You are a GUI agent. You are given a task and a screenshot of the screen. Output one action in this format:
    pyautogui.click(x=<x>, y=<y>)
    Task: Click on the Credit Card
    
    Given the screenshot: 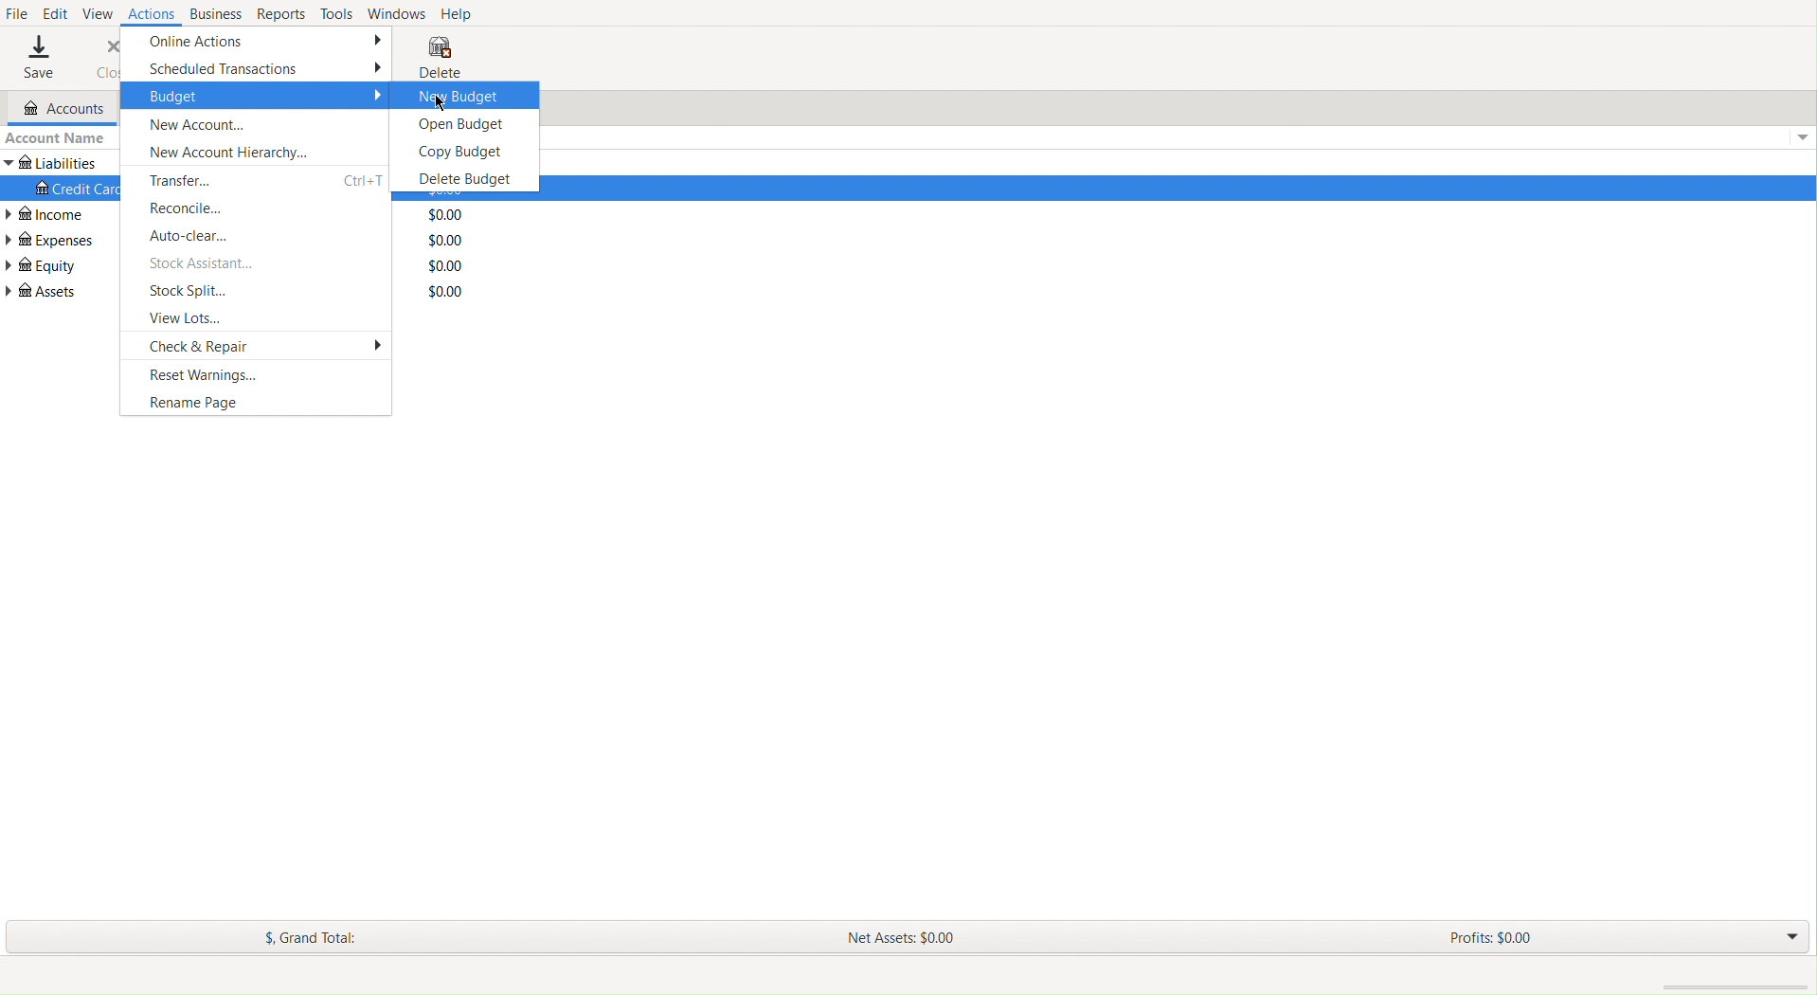 What is the action you would take?
    pyautogui.click(x=72, y=190)
    